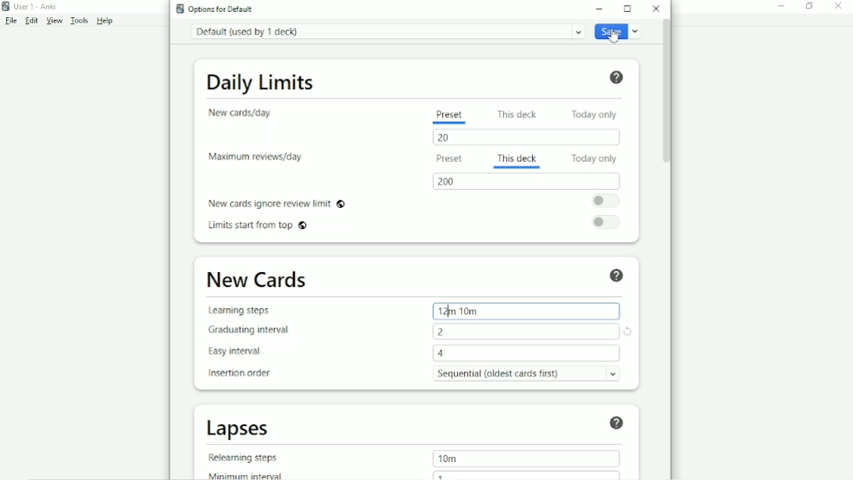 The height and width of the screenshot is (480, 853). What do you see at coordinates (841, 6) in the screenshot?
I see `Close` at bounding box center [841, 6].